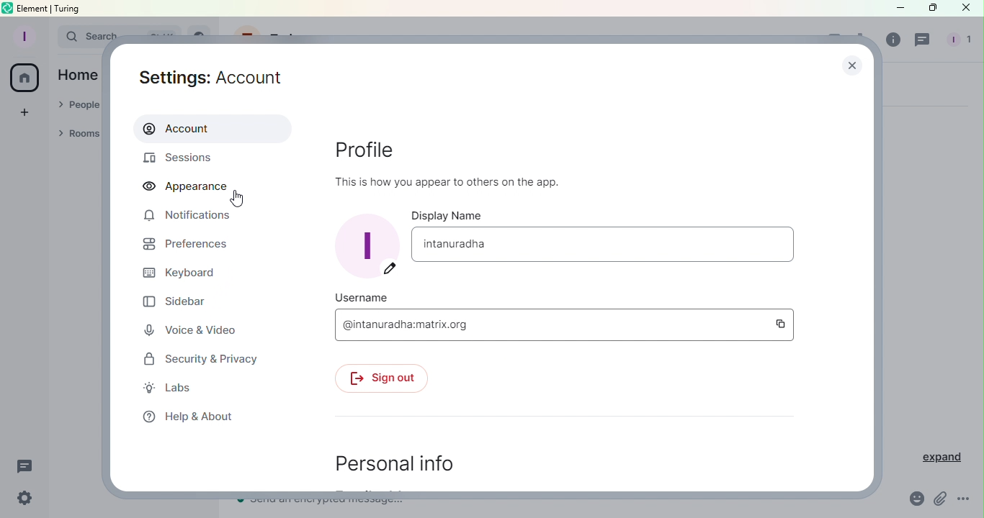 This screenshot has width=984, height=518. I want to click on Security and privacy, so click(205, 360).